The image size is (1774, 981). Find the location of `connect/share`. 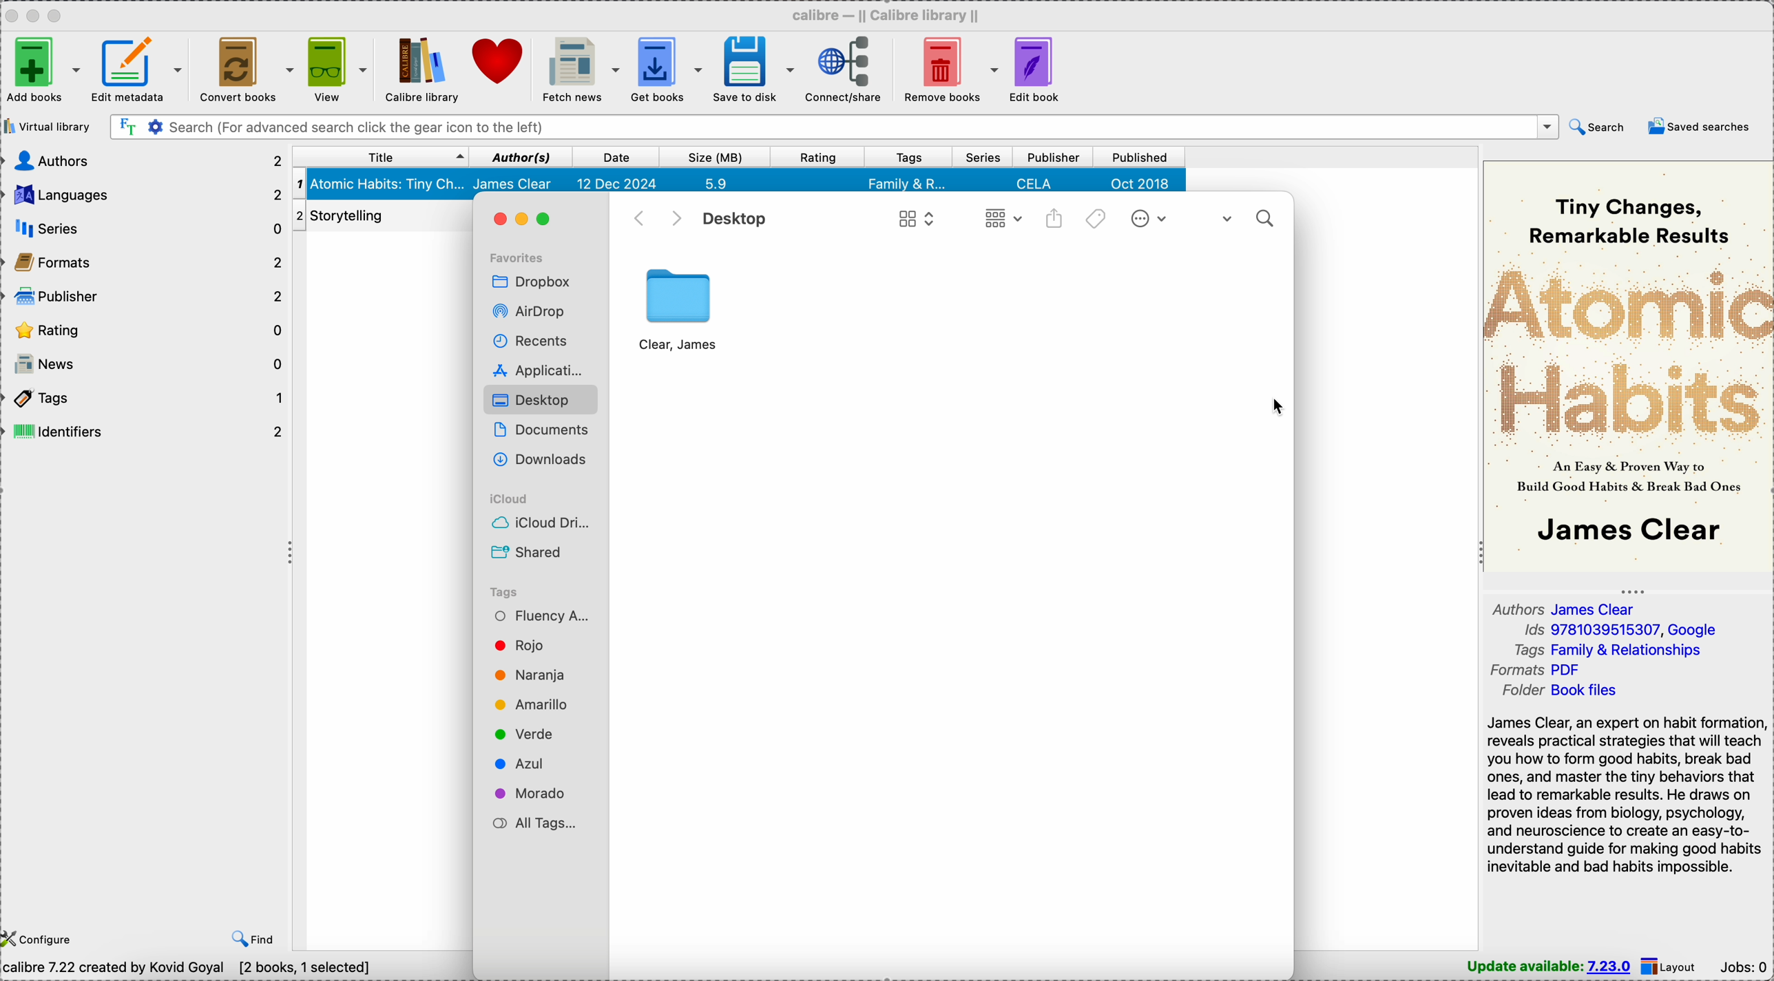

connect/share is located at coordinates (839, 69).